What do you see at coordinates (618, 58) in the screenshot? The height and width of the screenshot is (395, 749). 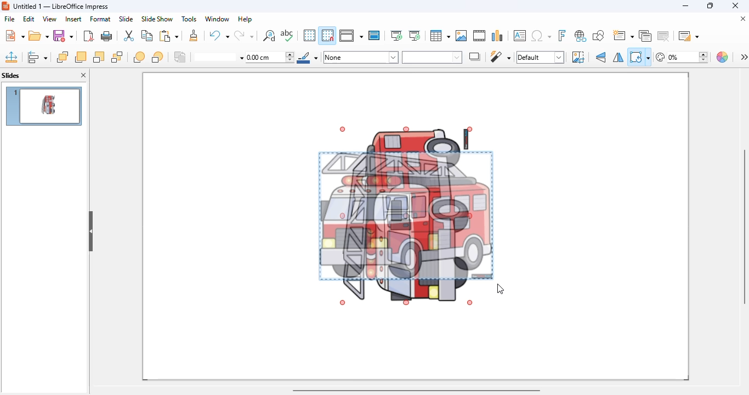 I see `horizontally` at bounding box center [618, 58].